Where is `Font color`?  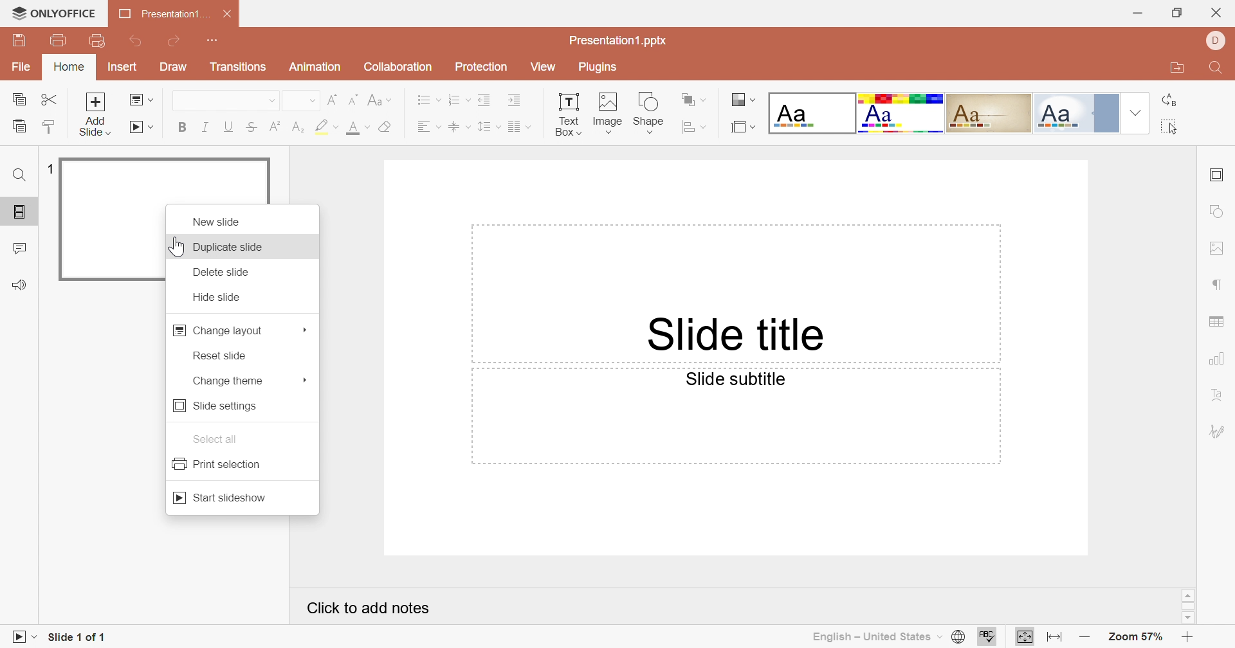
Font color is located at coordinates (356, 128).